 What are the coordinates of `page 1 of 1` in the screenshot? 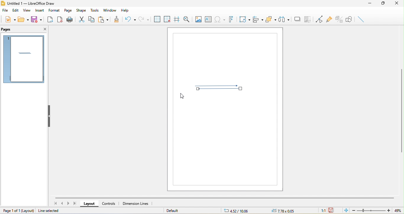 It's located at (19, 210).